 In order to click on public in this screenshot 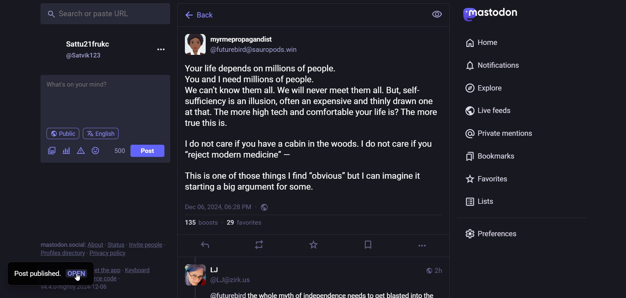, I will do `click(61, 133)`.